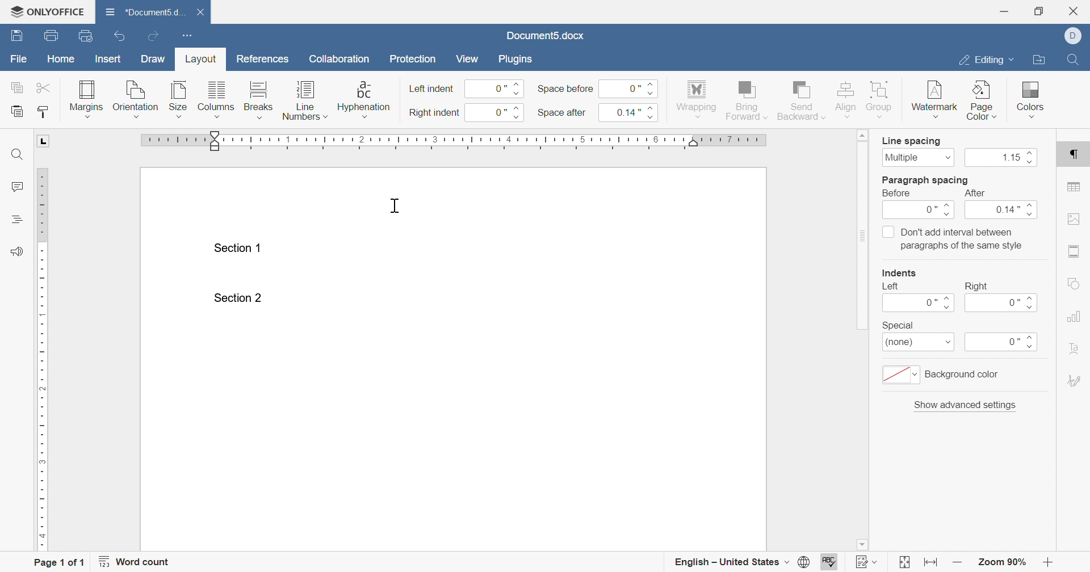 The width and height of the screenshot is (1090, 572). What do you see at coordinates (177, 98) in the screenshot?
I see `size` at bounding box center [177, 98].